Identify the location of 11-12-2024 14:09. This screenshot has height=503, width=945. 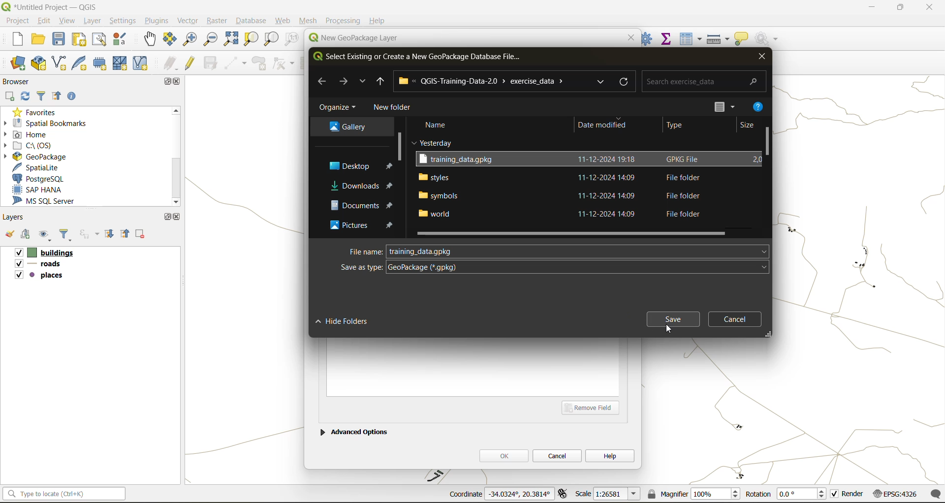
(610, 177).